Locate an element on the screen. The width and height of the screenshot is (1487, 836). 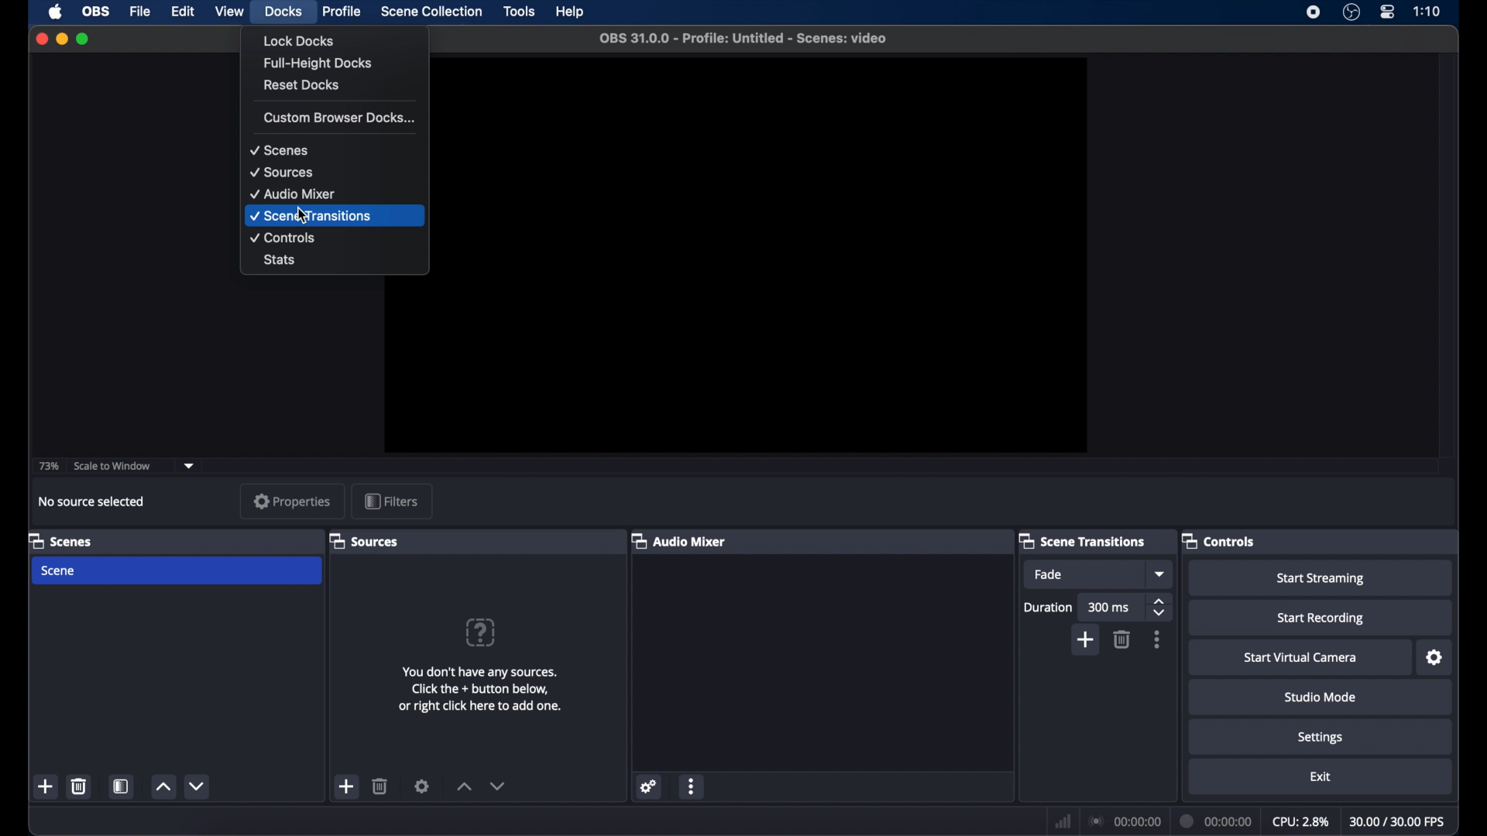
settings is located at coordinates (1320, 738).